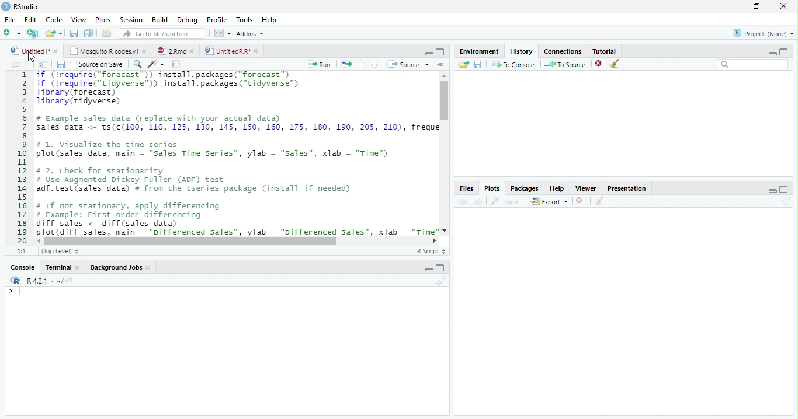 This screenshot has width=798, height=419. What do you see at coordinates (604, 51) in the screenshot?
I see `Tutorial` at bounding box center [604, 51].